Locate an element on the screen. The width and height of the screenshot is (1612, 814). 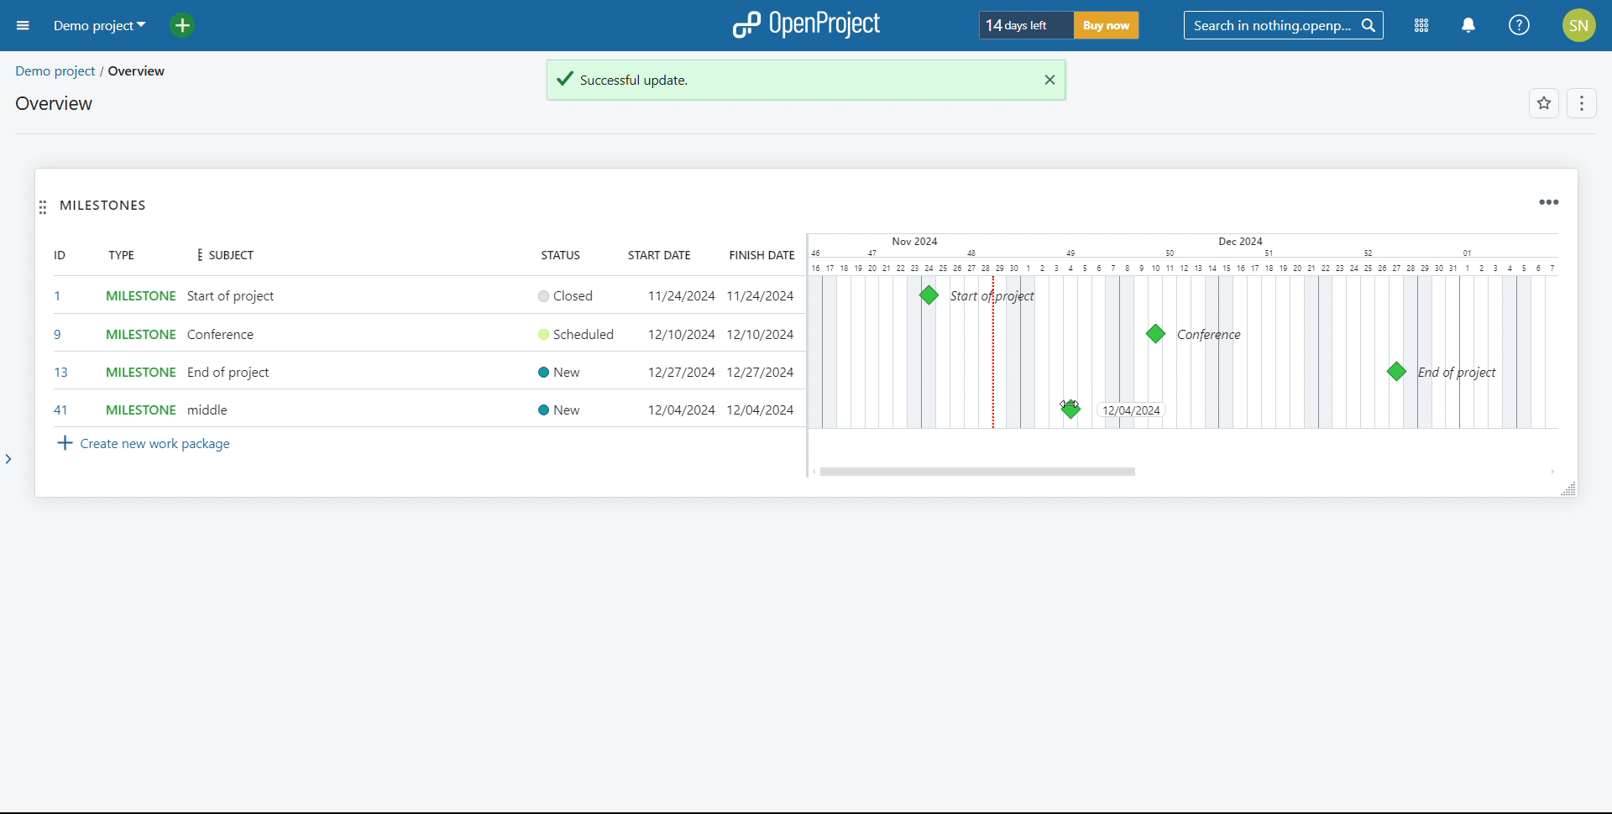
scrollbar is located at coordinates (980, 472).